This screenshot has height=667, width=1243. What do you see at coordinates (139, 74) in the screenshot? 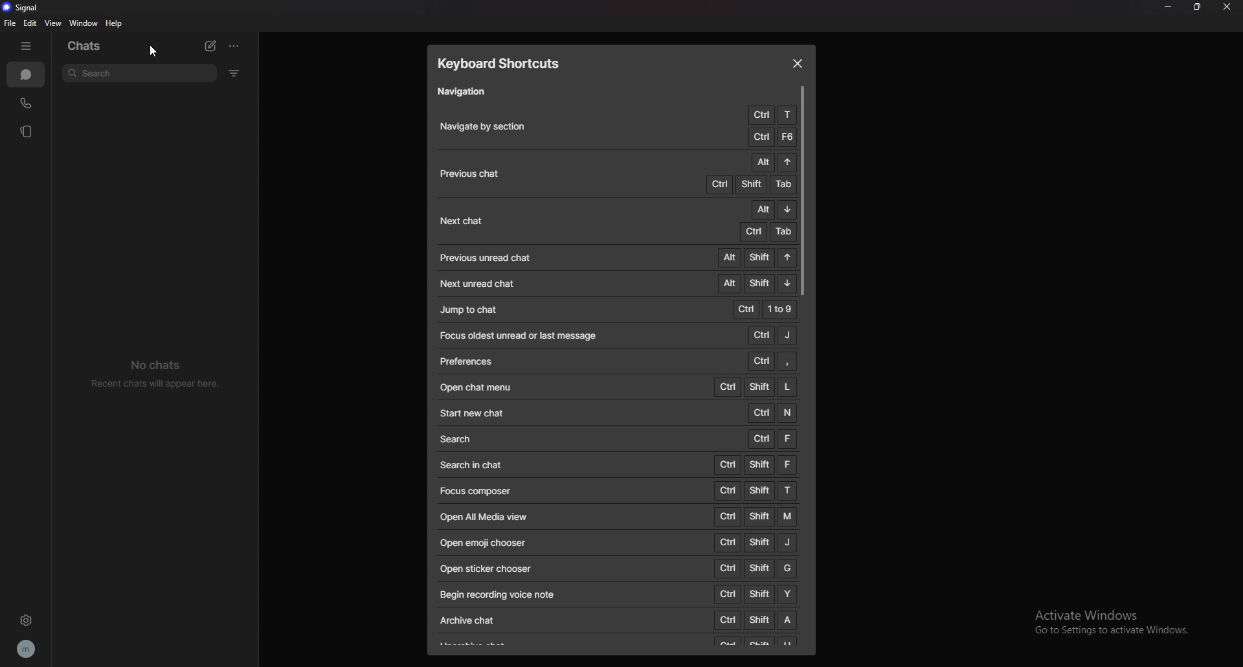
I see `search` at bounding box center [139, 74].